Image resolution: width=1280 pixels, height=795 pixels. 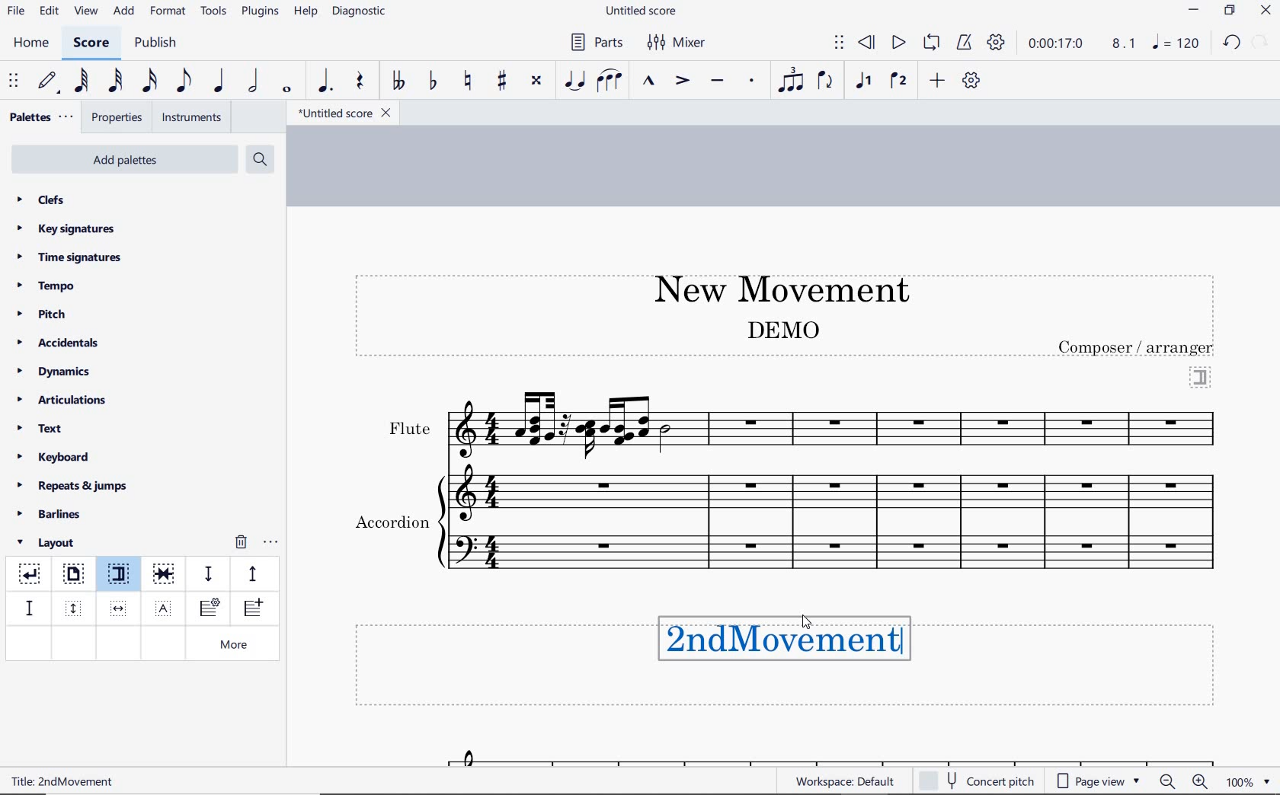 What do you see at coordinates (837, 423) in the screenshot?
I see `Instrument: Flute` at bounding box center [837, 423].